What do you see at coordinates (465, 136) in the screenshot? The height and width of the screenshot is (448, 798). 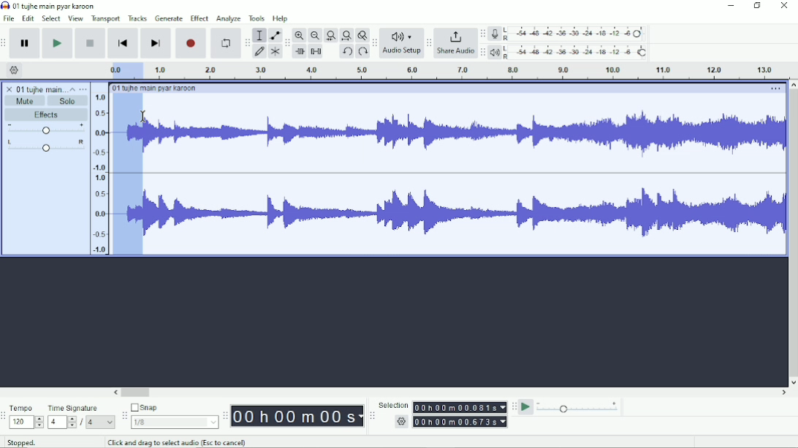 I see `Audio Waves` at bounding box center [465, 136].